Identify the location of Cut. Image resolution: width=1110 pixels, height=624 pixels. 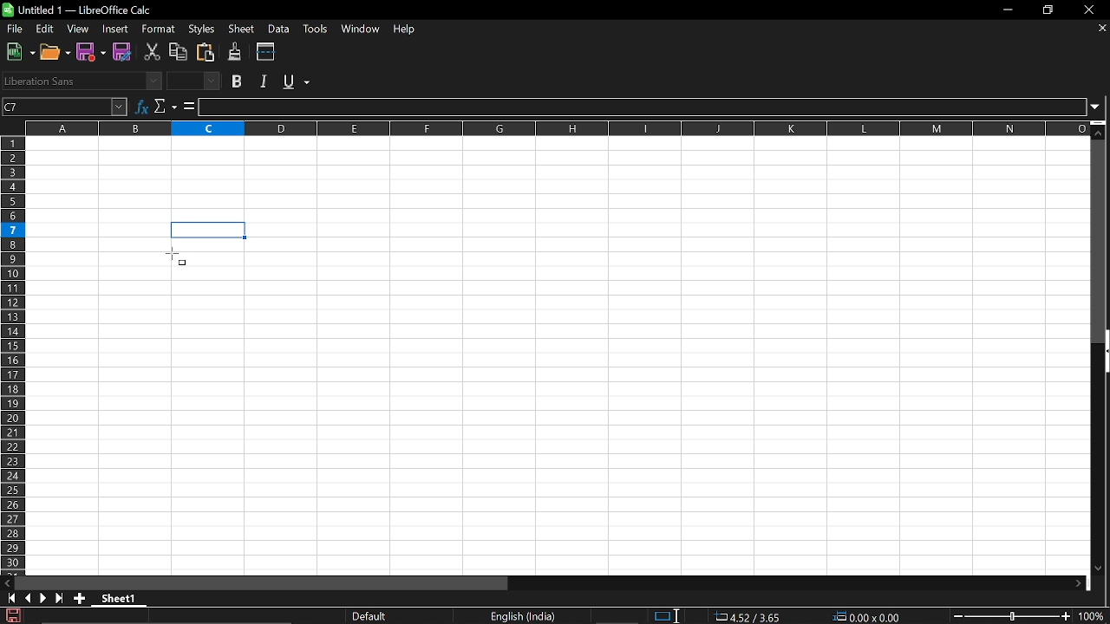
(152, 52).